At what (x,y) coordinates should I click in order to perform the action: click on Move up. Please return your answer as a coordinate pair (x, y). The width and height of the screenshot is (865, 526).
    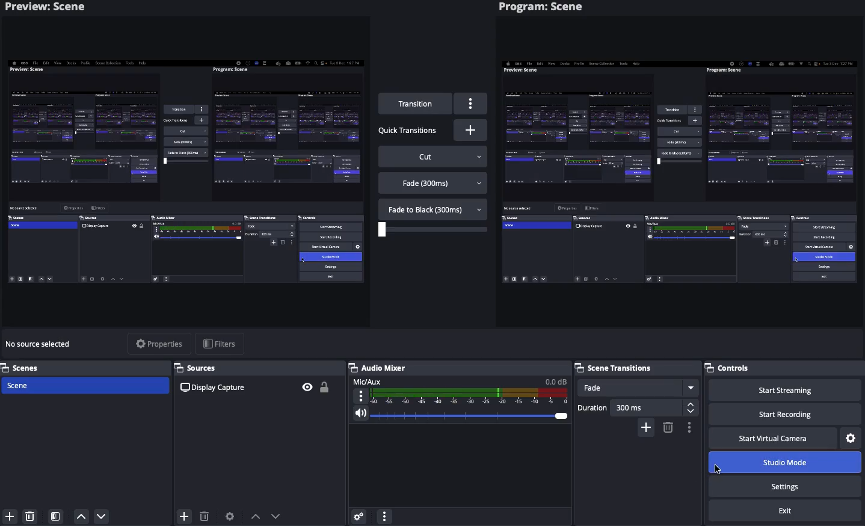
    Looking at the image, I should click on (256, 516).